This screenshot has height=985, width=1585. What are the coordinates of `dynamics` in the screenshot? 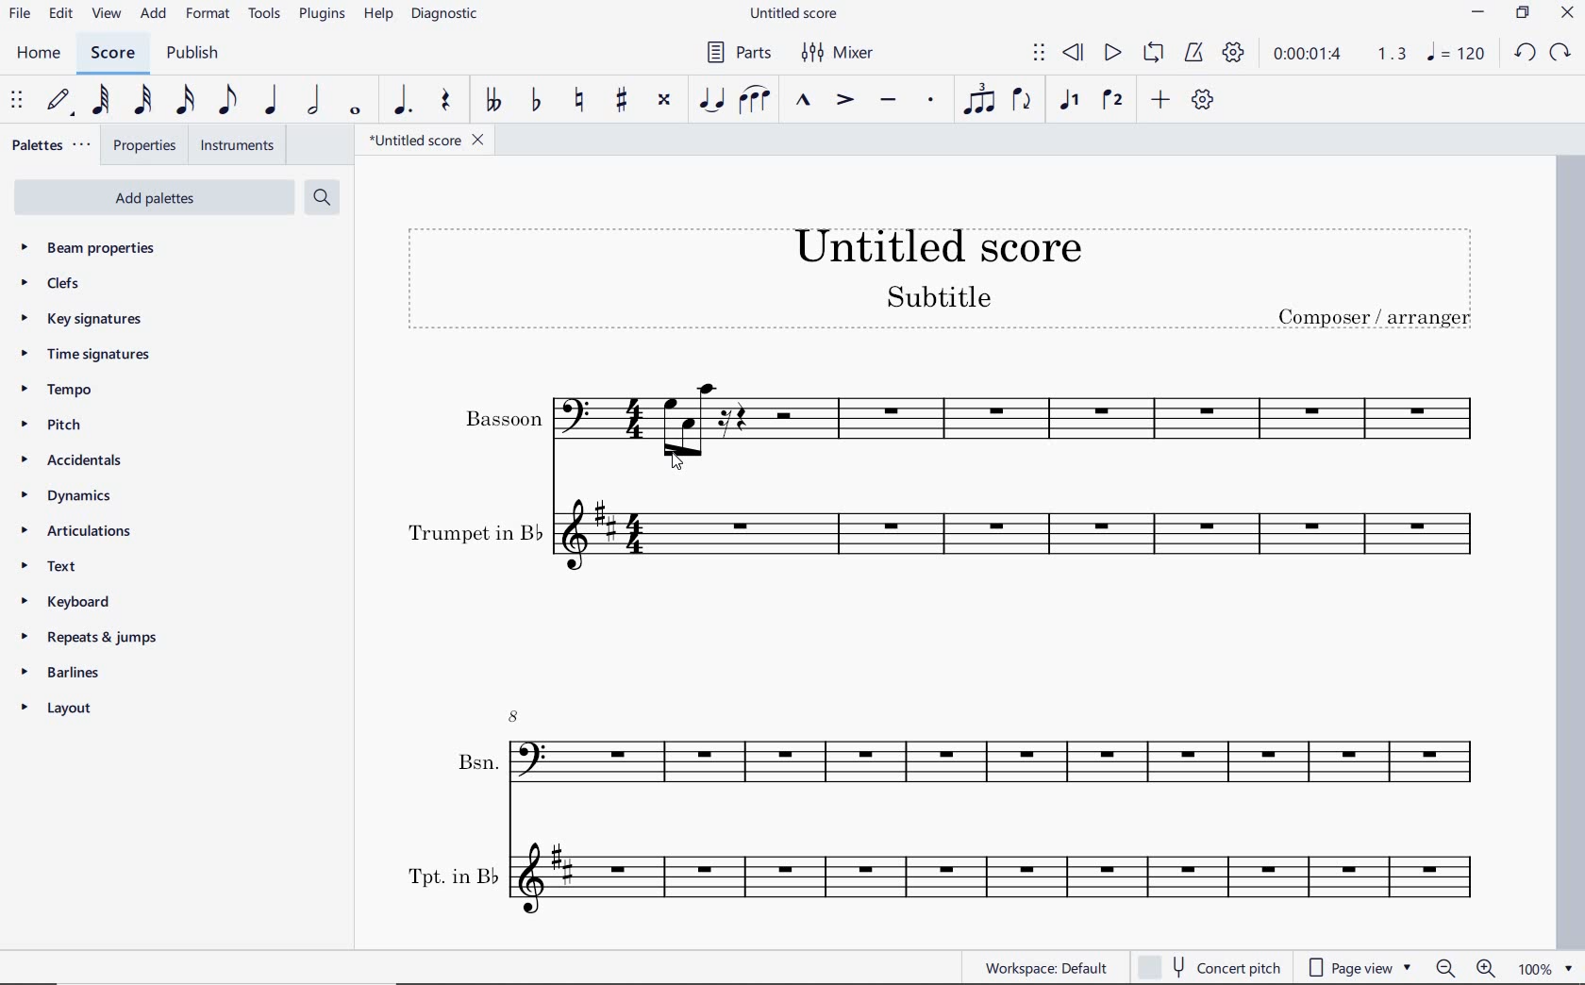 It's located at (69, 493).